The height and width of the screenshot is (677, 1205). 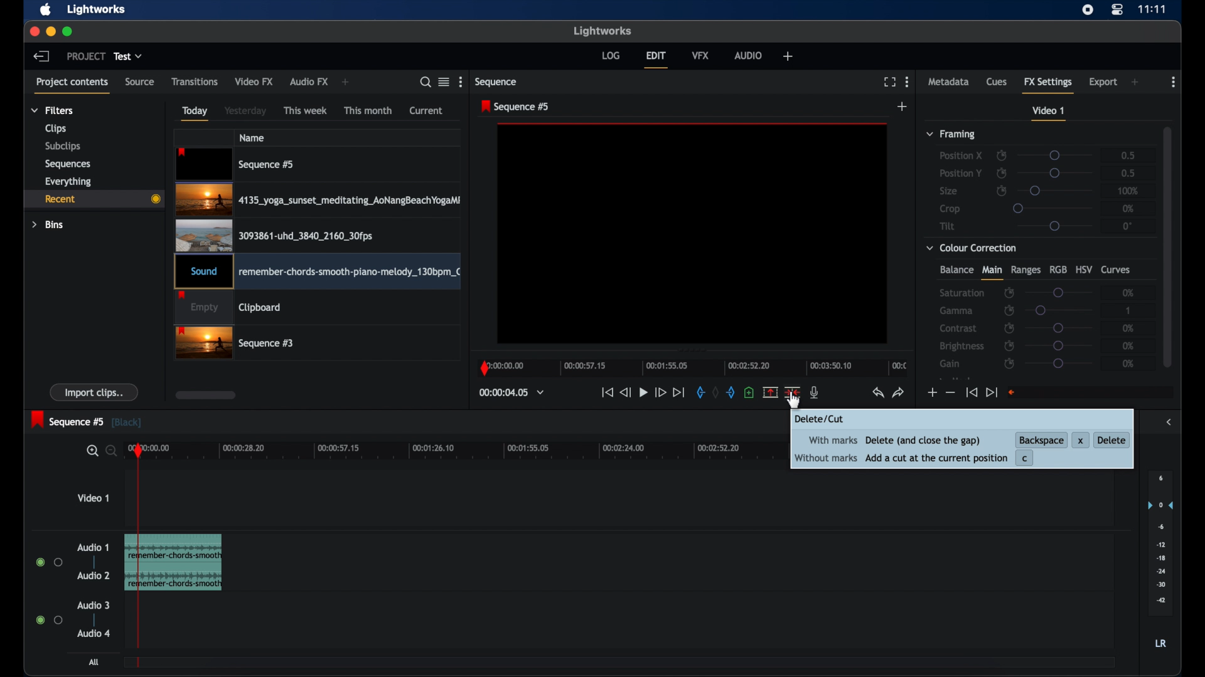 I want to click on c, so click(x=1027, y=458).